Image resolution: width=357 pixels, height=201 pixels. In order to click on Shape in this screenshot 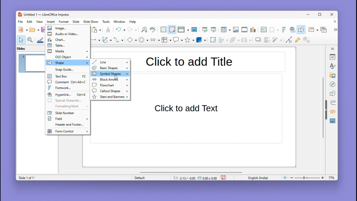, I will do `click(67, 63)`.